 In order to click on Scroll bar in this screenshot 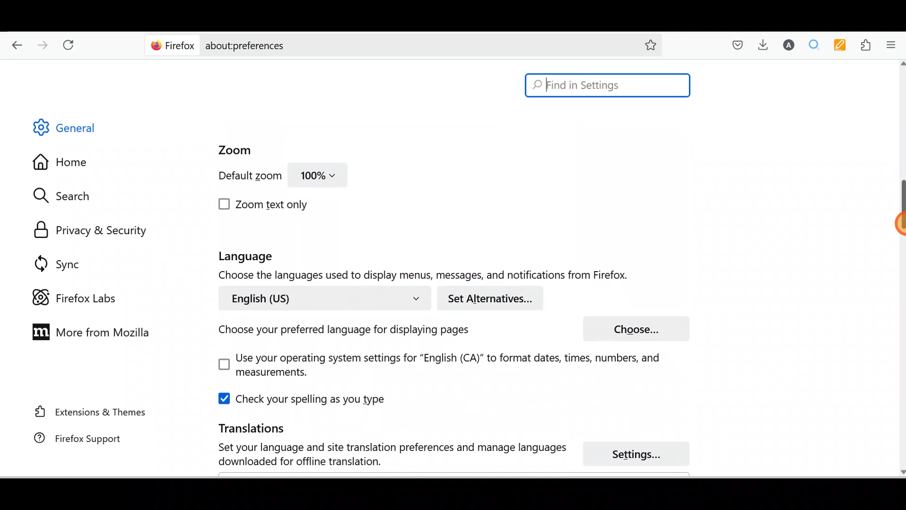, I will do `click(899, 269)`.